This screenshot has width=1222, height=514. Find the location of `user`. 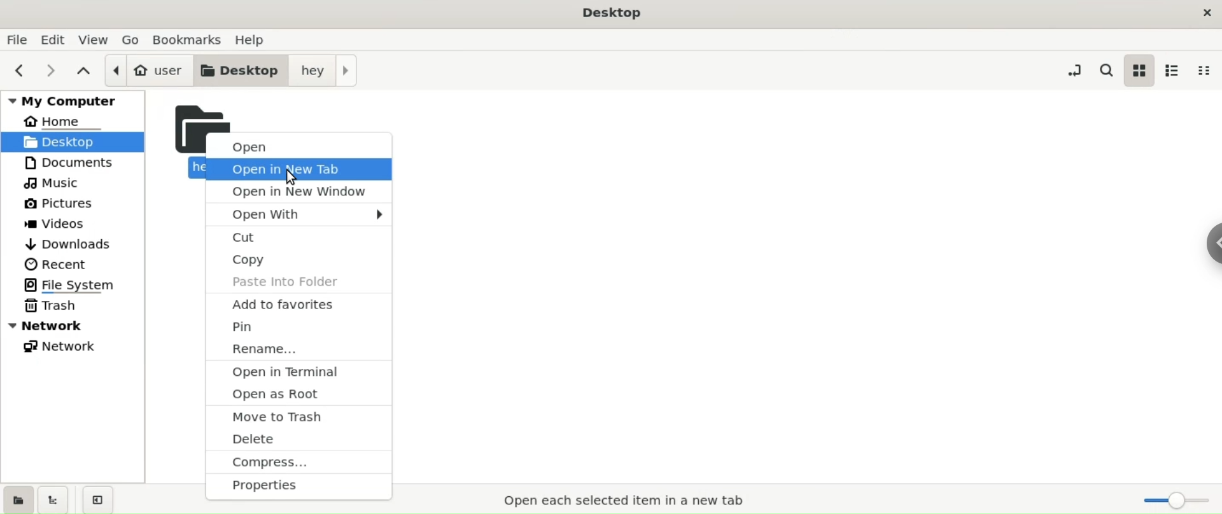

user is located at coordinates (149, 70).